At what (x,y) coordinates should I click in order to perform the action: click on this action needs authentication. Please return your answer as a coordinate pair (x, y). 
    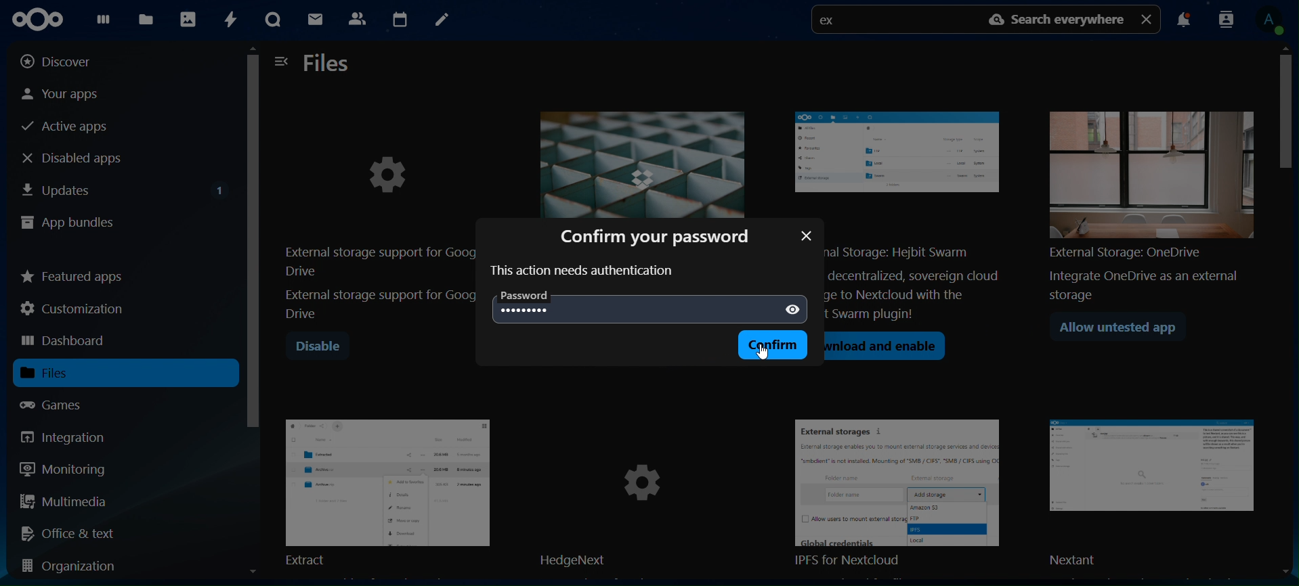
    Looking at the image, I should click on (584, 271).